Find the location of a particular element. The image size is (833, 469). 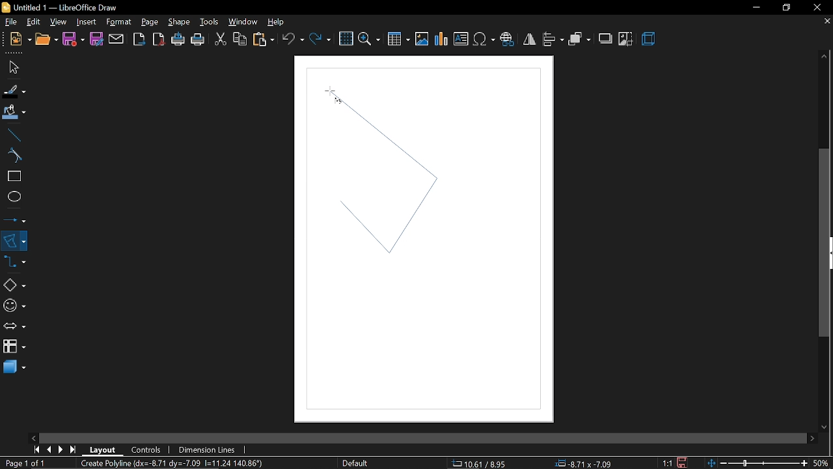

crop is located at coordinates (625, 39).